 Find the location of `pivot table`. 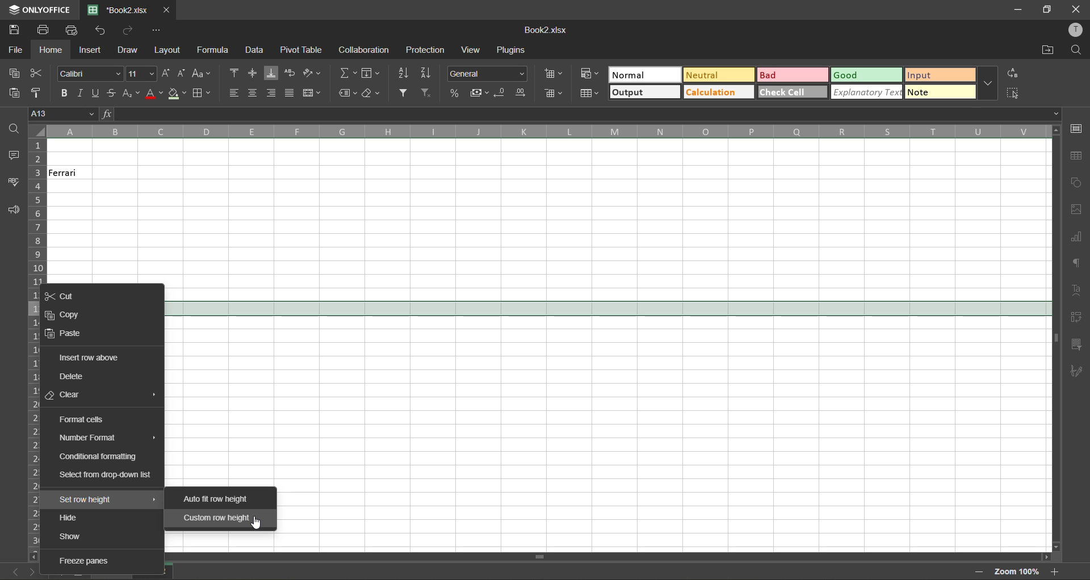

pivot table is located at coordinates (300, 49).